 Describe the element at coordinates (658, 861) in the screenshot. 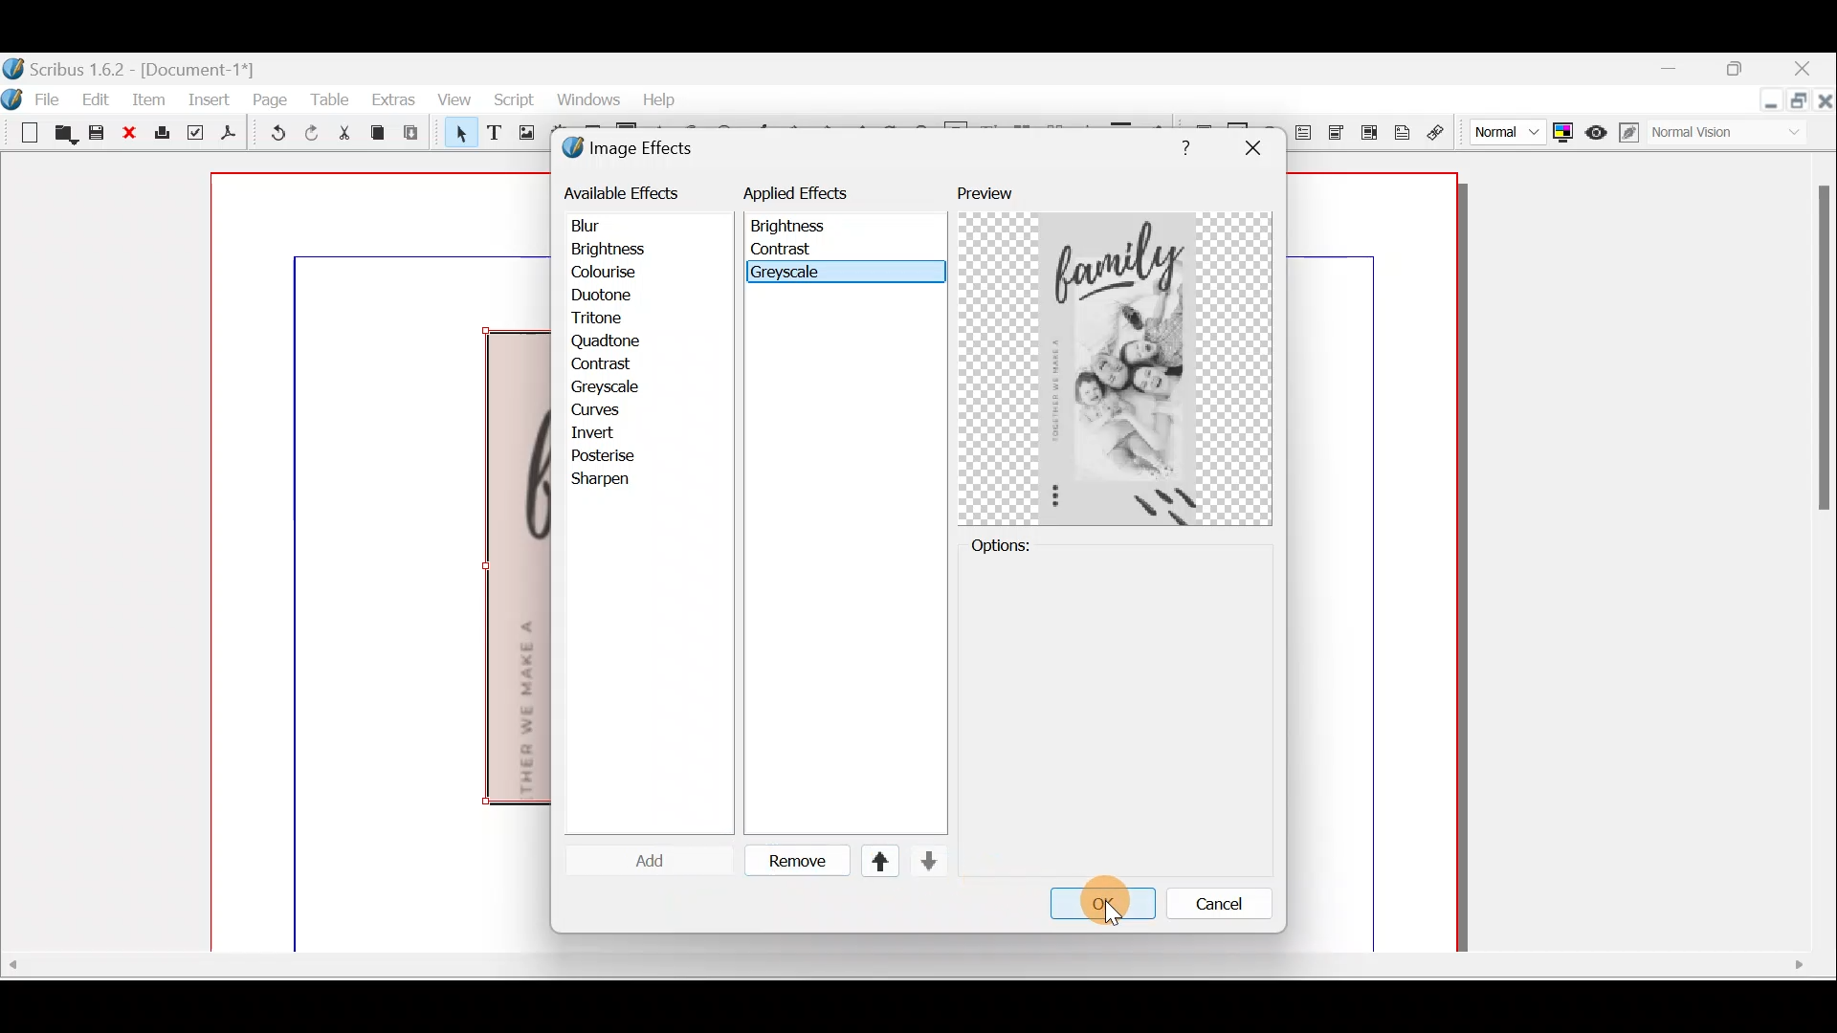

I see `apply` at that location.